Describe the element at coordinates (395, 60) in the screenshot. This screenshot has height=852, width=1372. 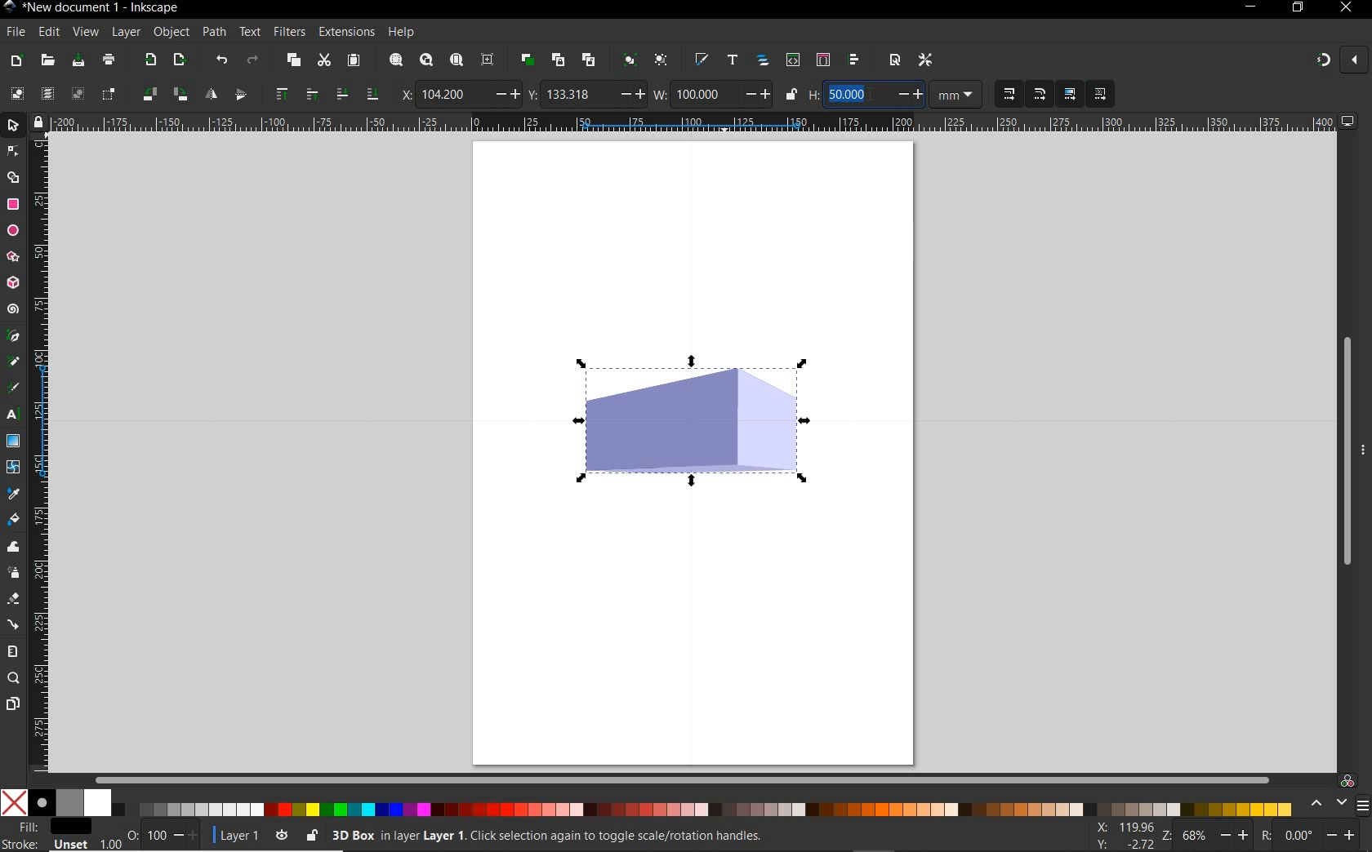
I see `zoom selection` at that location.